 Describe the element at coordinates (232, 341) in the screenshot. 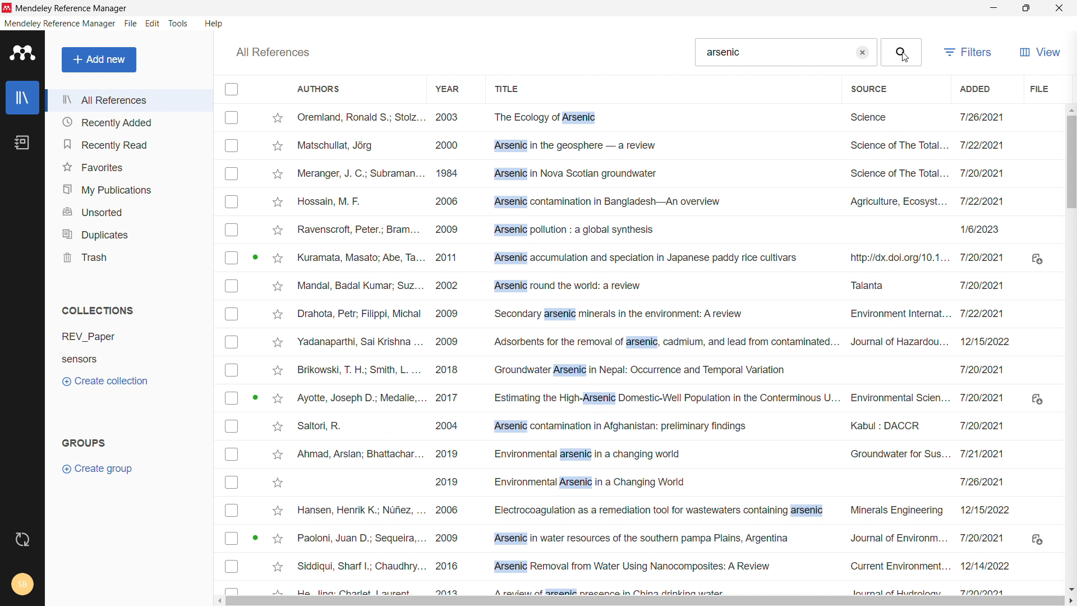

I see `Checkbox` at that location.